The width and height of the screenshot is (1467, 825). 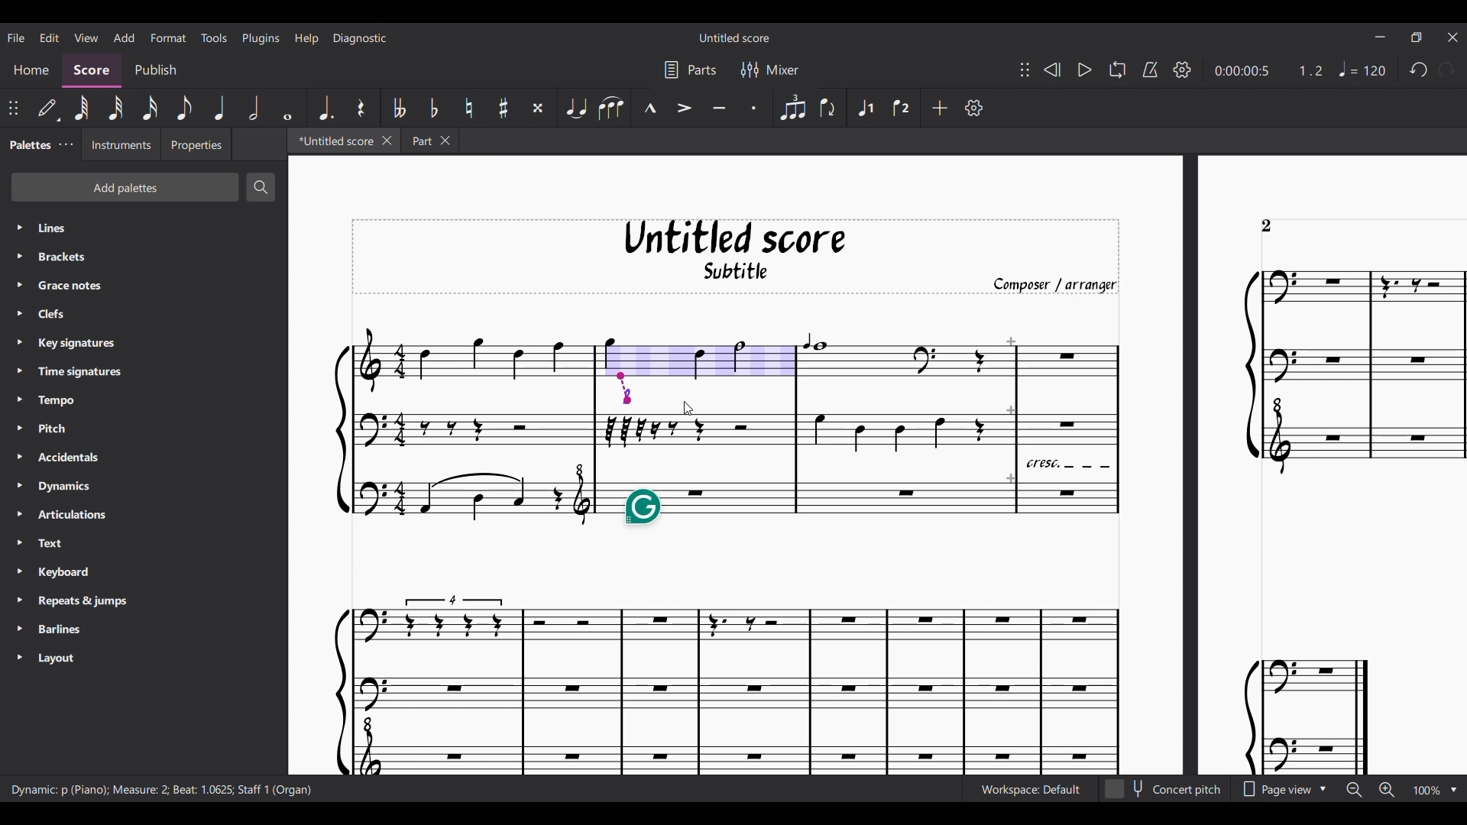 What do you see at coordinates (736, 257) in the screenshot?
I see `Score title, sub-title, and composer name` at bounding box center [736, 257].